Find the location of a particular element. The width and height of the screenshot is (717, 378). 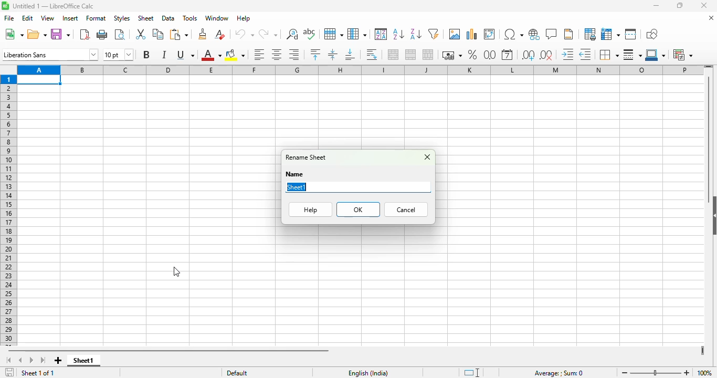

border color is located at coordinates (656, 55).